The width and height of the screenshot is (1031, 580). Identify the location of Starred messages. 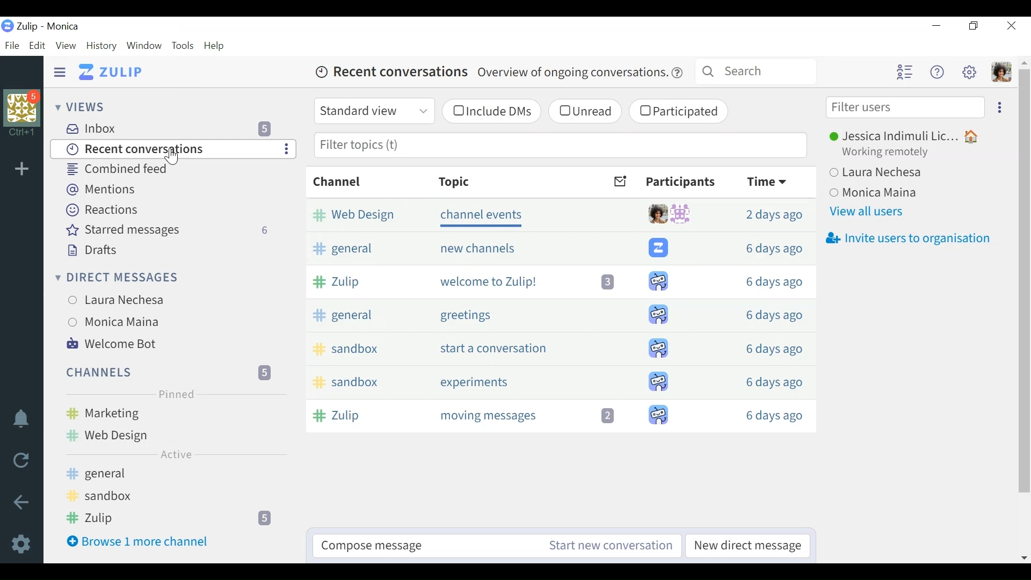
(169, 230).